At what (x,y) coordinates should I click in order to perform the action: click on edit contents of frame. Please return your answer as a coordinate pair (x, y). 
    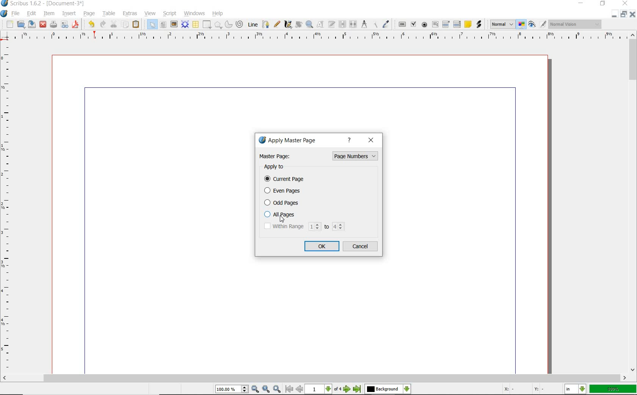
    Looking at the image, I should click on (319, 25).